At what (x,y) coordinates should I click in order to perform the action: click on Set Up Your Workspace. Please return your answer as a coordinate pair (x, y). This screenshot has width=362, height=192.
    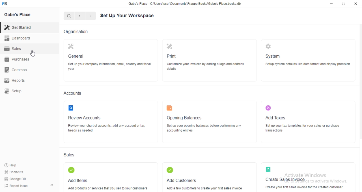
    Looking at the image, I should click on (128, 16).